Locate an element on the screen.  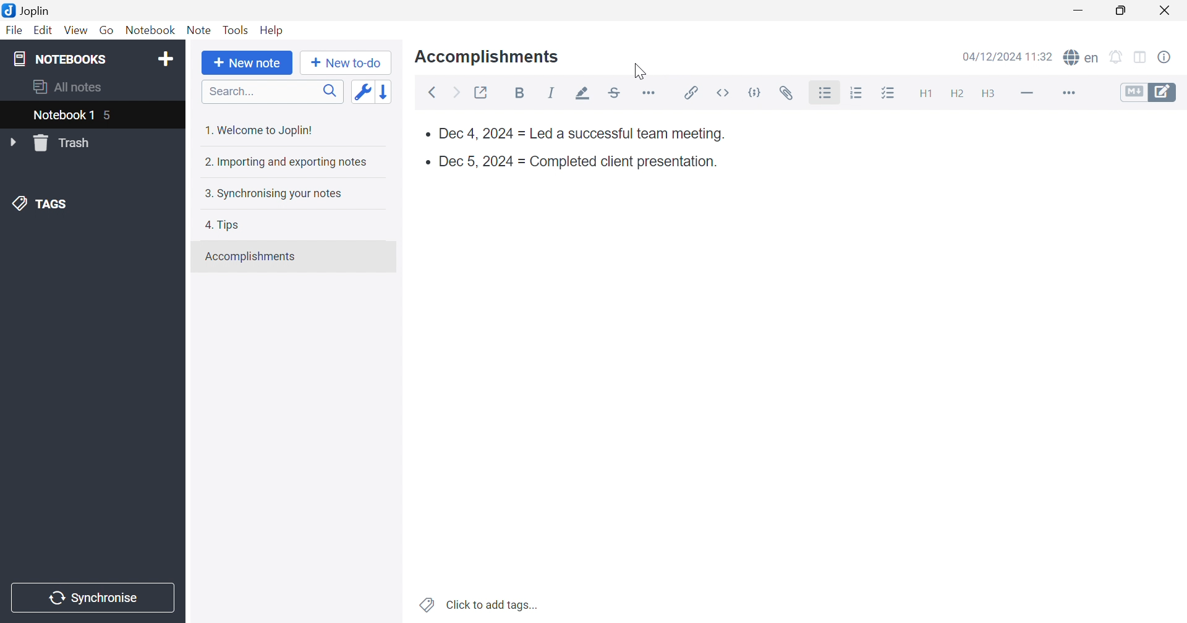
Dec 5, 2024 = Completed client presentation is located at coordinates (578, 163).